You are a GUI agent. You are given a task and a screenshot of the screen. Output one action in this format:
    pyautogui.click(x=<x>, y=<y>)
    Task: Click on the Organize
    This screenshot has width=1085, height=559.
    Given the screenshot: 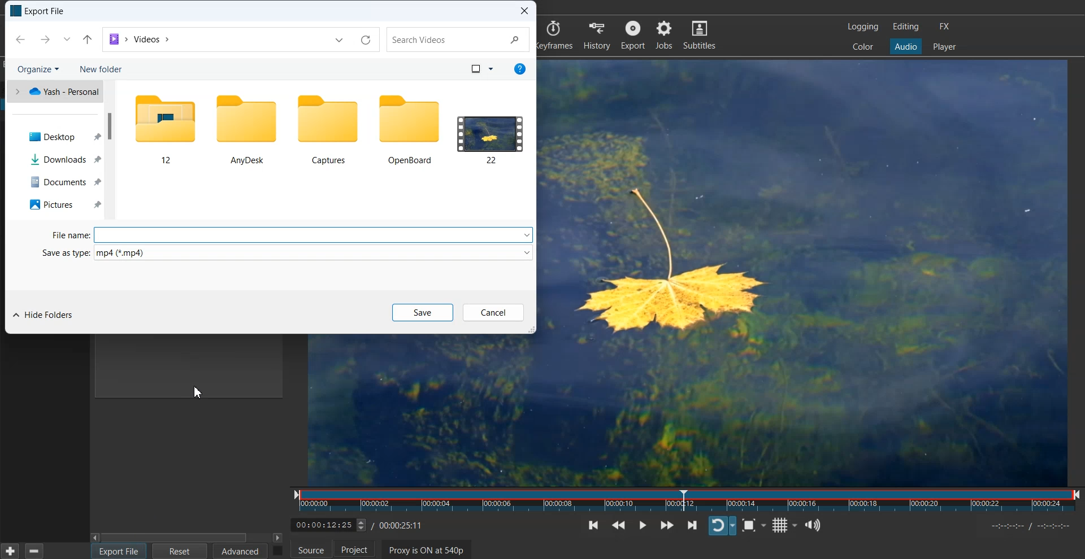 What is the action you would take?
    pyautogui.click(x=42, y=68)
    